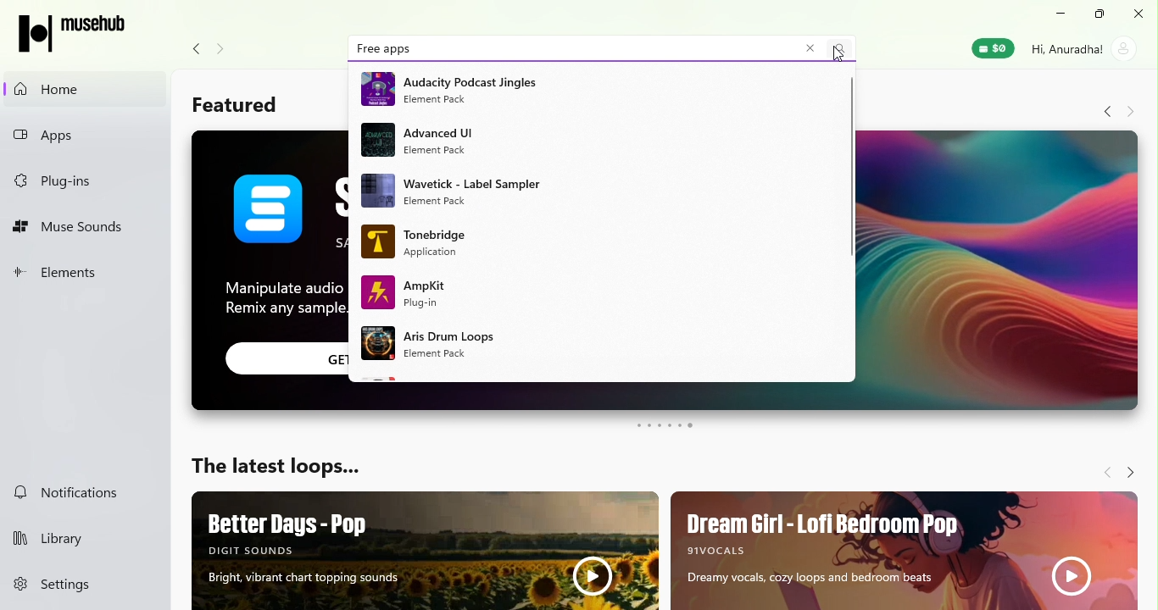  What do you see at coordinates (226, 50) in the screenshot?
I see `Navigate forward` at bounding box center [226, 50].